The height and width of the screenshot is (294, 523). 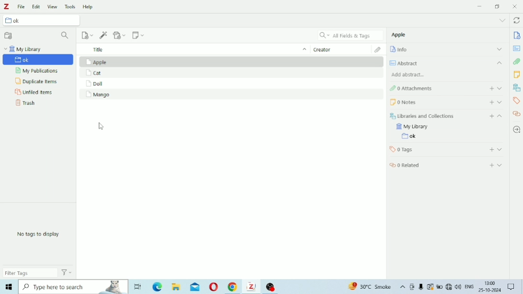 I want to click on New Collection, so click(x=9, y=35).